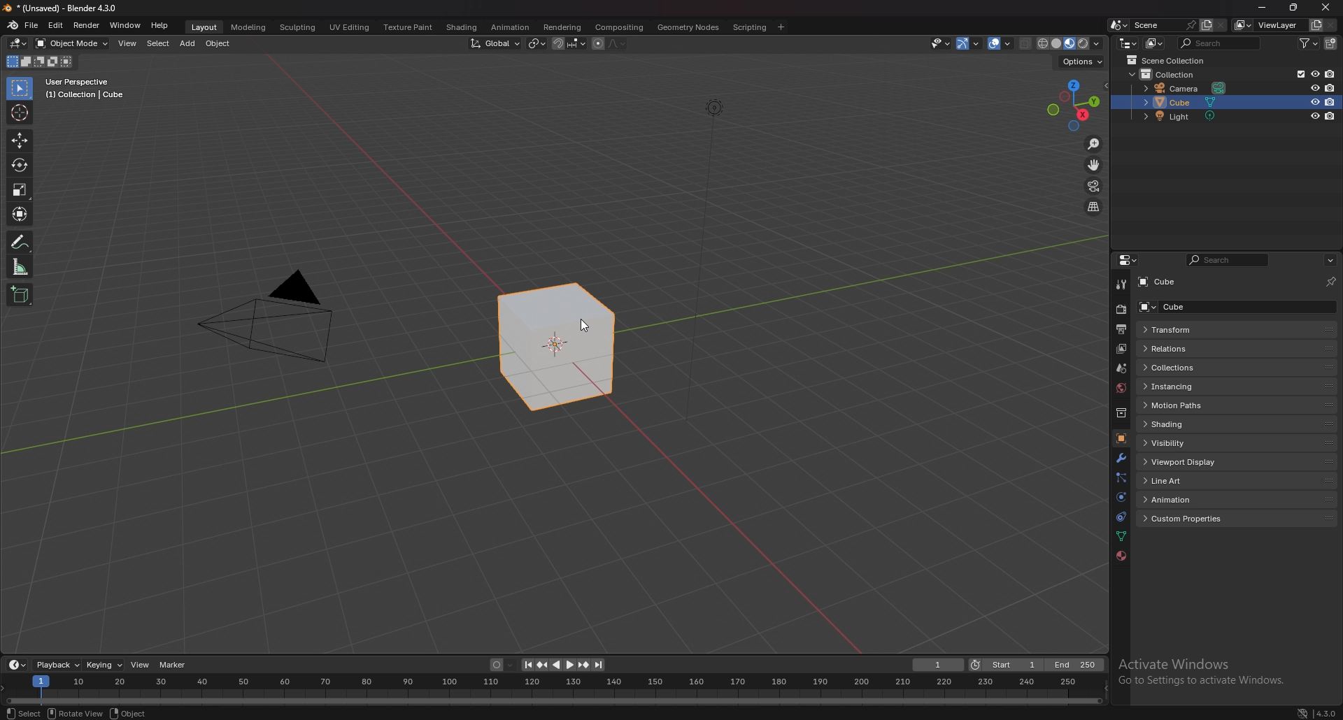 The width and height of the screenshot is (1343, 720). I want to click on jump to keyframe, so click(543, 665).